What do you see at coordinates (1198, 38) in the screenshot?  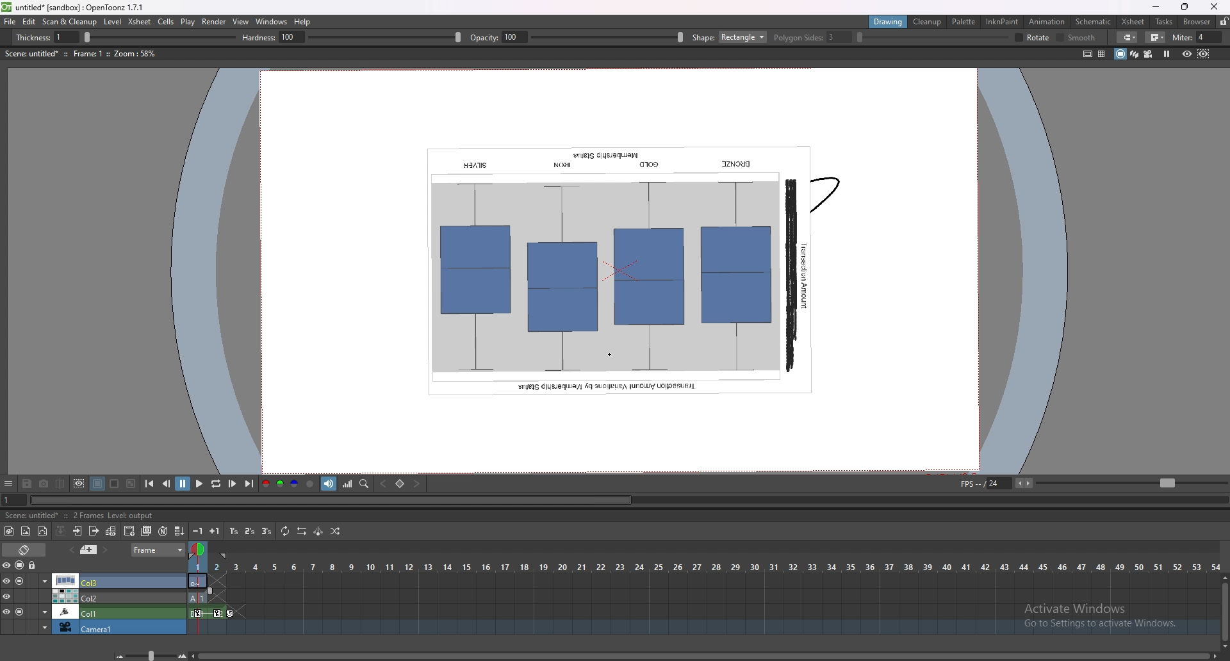 I see `miter` at bounding box center [1198, 38].